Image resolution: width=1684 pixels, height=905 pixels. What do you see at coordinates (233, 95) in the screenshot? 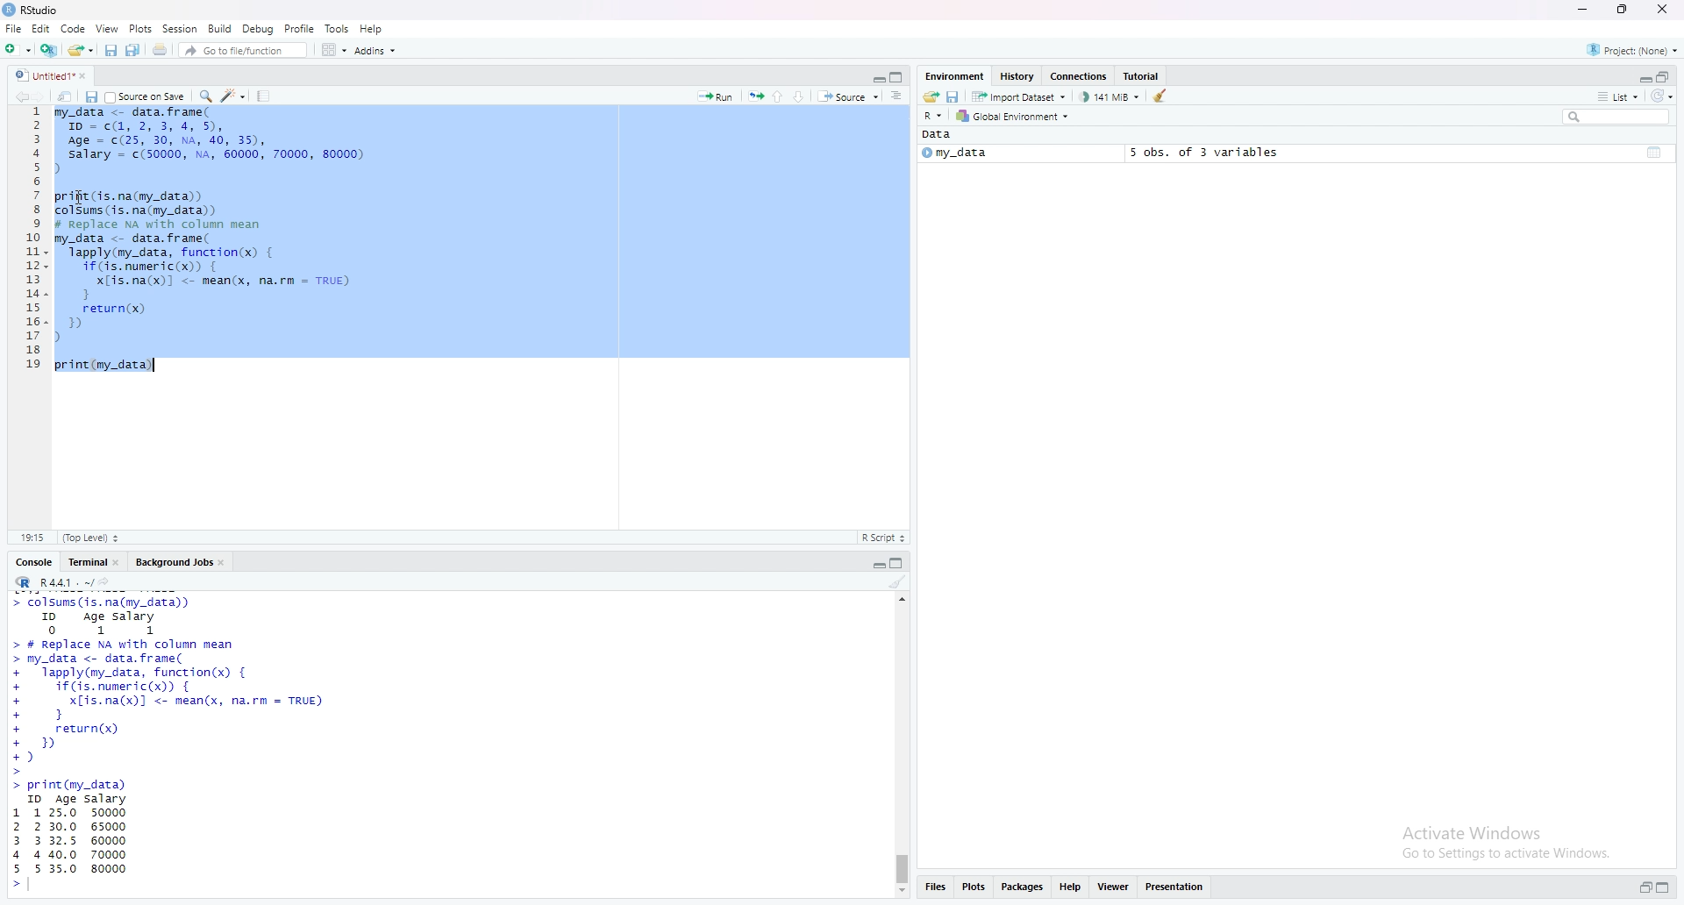
I see `code tools` at bounding box center [233, 95].